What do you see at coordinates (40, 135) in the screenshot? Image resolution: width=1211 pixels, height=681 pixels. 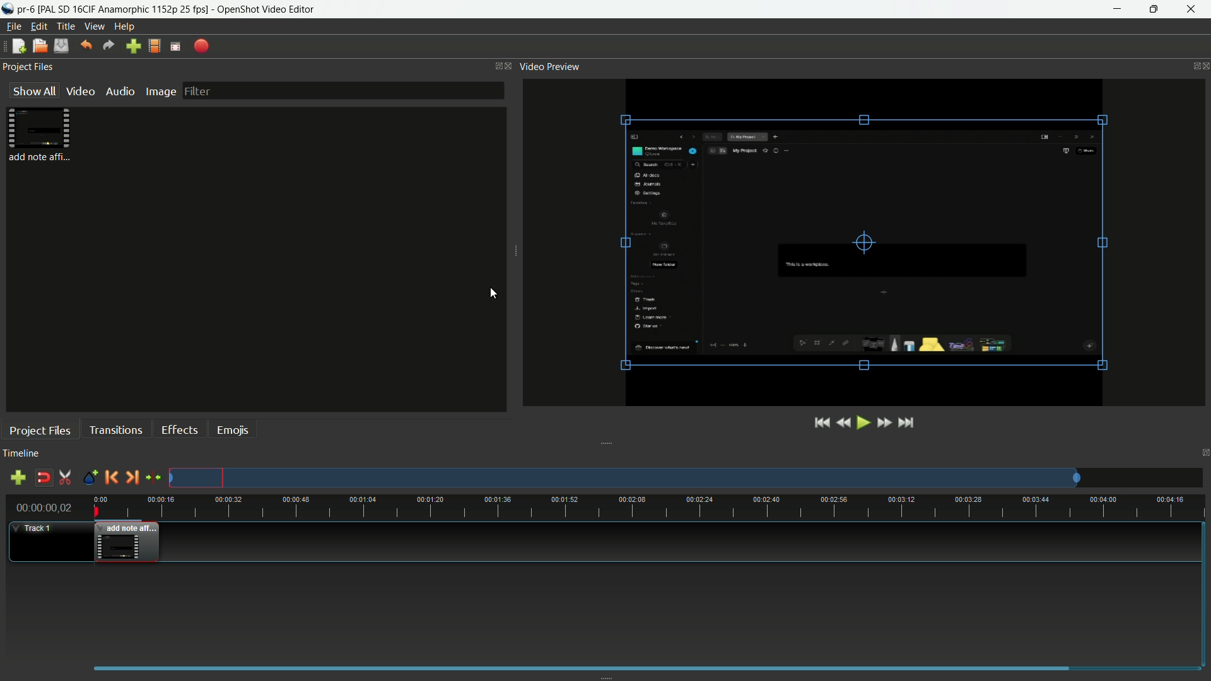 I see `project files` at bounding box center [40, 135].